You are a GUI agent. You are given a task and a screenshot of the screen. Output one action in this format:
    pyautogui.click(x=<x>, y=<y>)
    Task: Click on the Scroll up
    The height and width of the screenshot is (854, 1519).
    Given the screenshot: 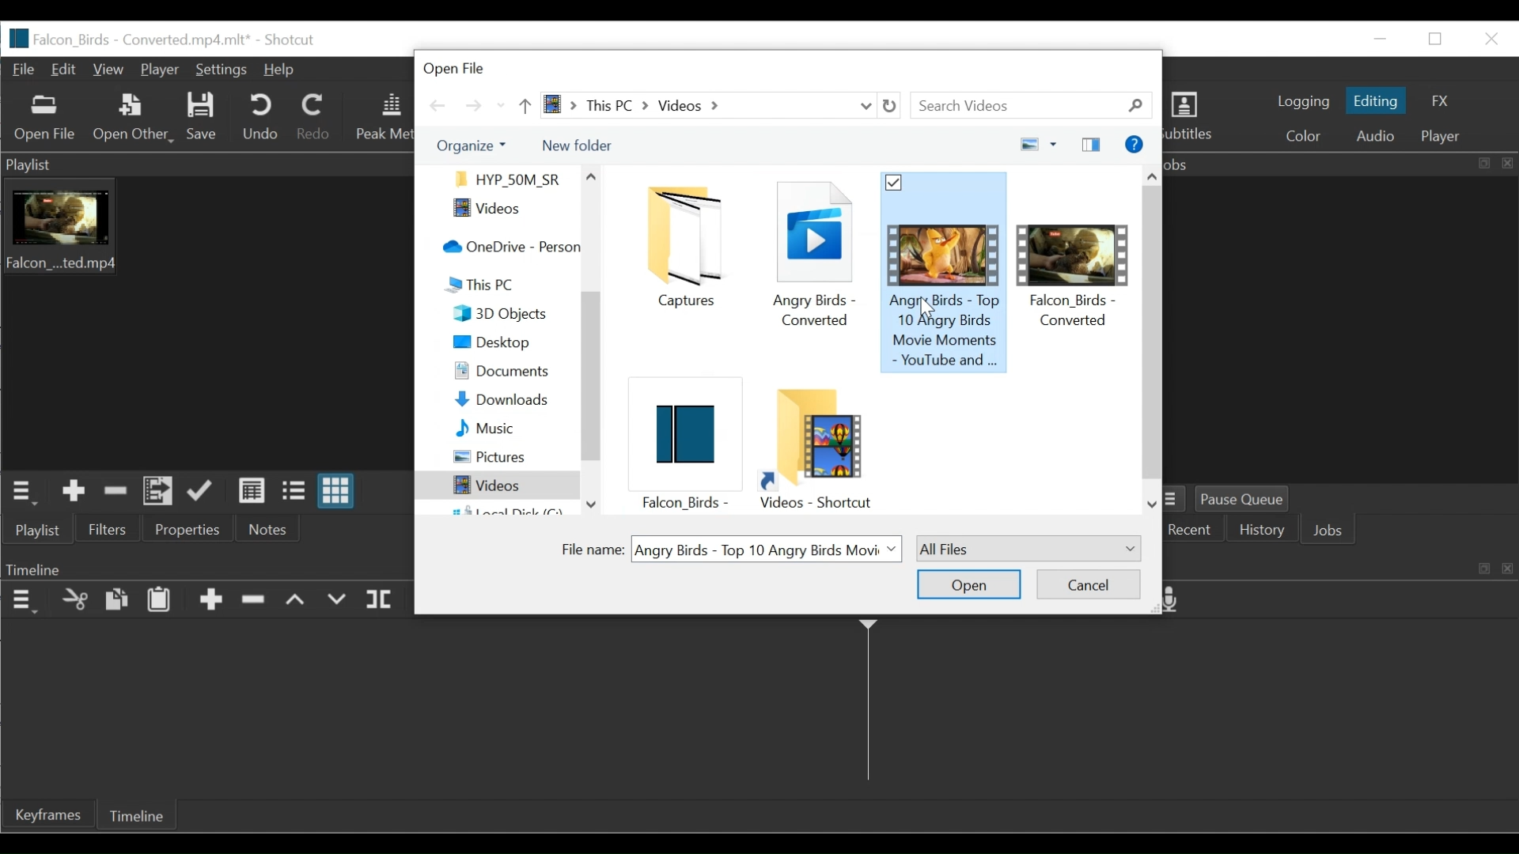 What is the action you would take?
    pyautogui.click(x=592, y=176)
    